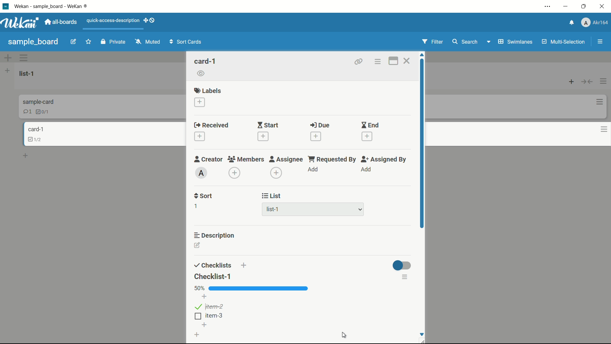 The image size is (611, 344). Describe the element at coordinates (35, 130) in the screenshot. I see `card name` at that location.